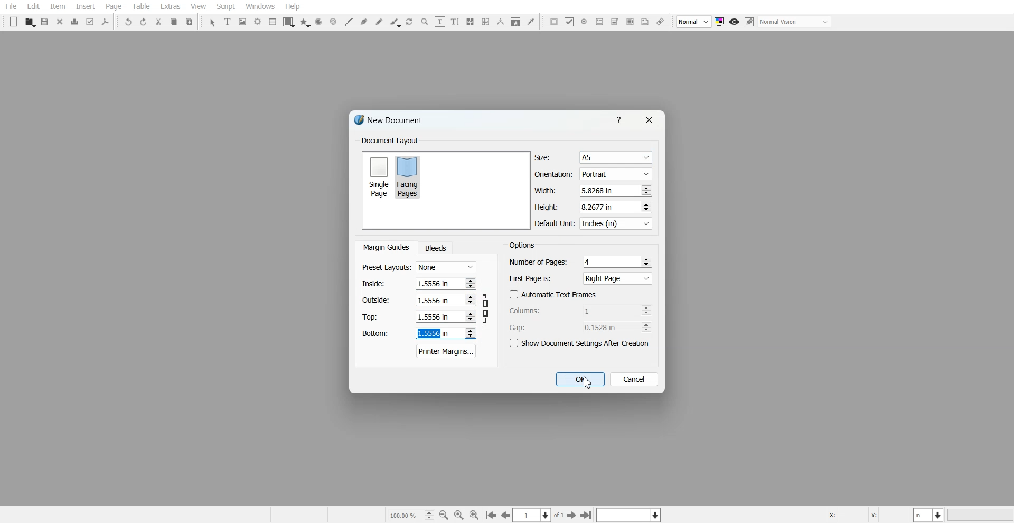  What do you see at coordinates (289, 22) in the screenshot?
I see `Shape` at bounding box center [289, 22].